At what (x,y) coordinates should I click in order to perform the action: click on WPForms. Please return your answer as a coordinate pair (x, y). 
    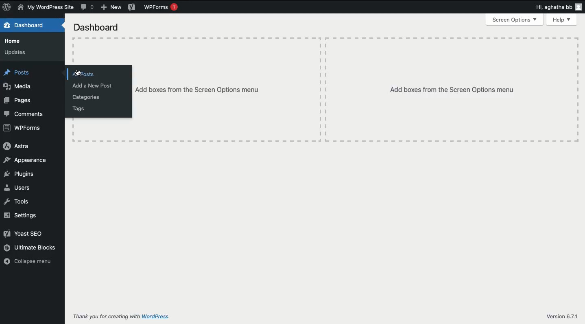
    Looking at the image, I should click on (24, 127).